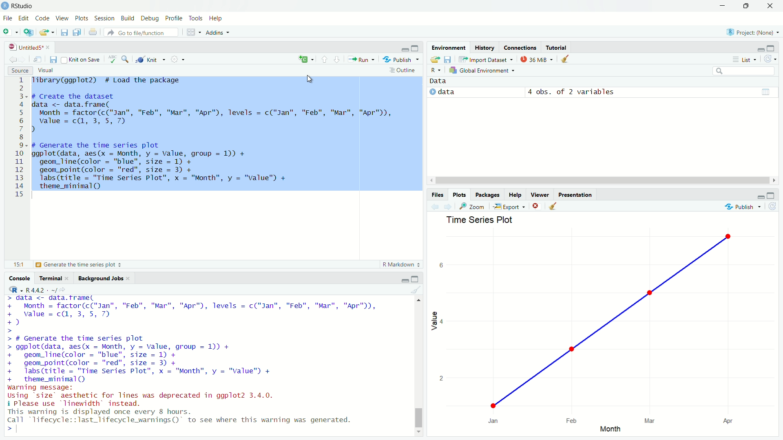 This screenshot has height=440, width=783. What do you see at coordinates (742, 59) in the screenshot?
I see `list` at bounding box center [742, 59].